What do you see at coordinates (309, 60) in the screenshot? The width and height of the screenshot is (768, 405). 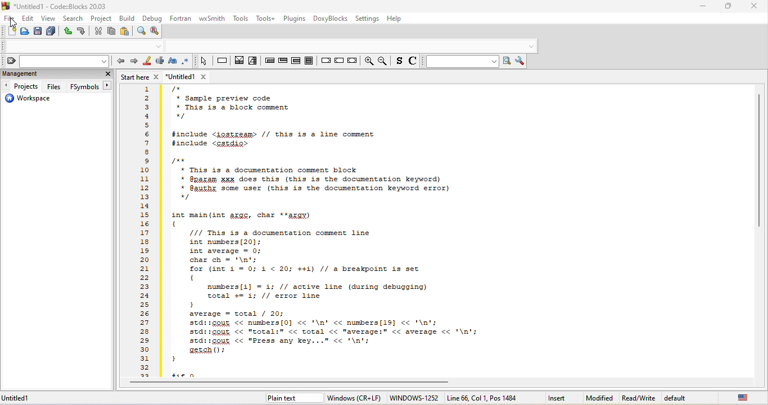 I see `block` at bounding box center [309, 60].